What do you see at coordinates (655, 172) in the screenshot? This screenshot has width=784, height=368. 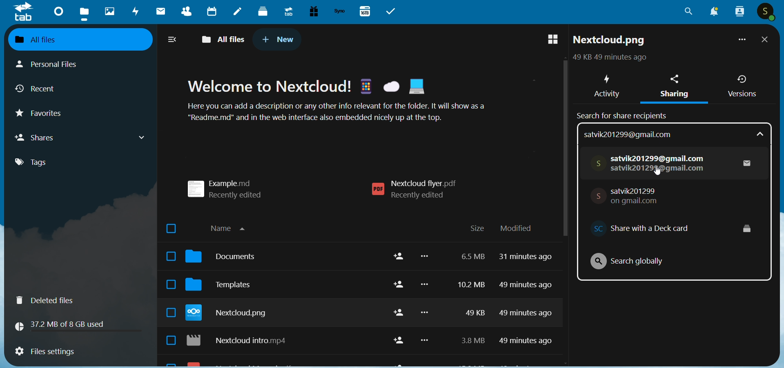 I see `cursor` at bounding box center [655, 172].